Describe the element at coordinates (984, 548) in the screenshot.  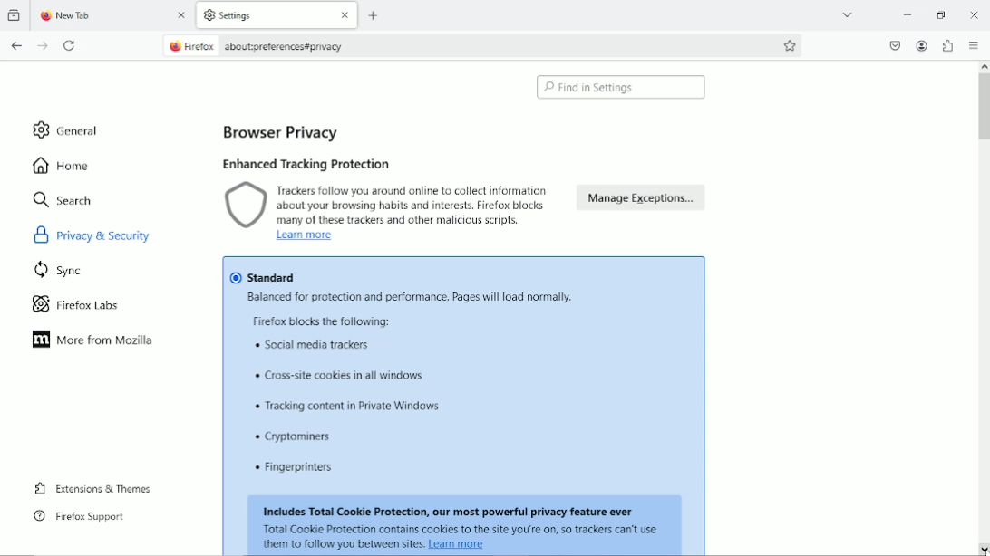
I see `scroll down` at that location.